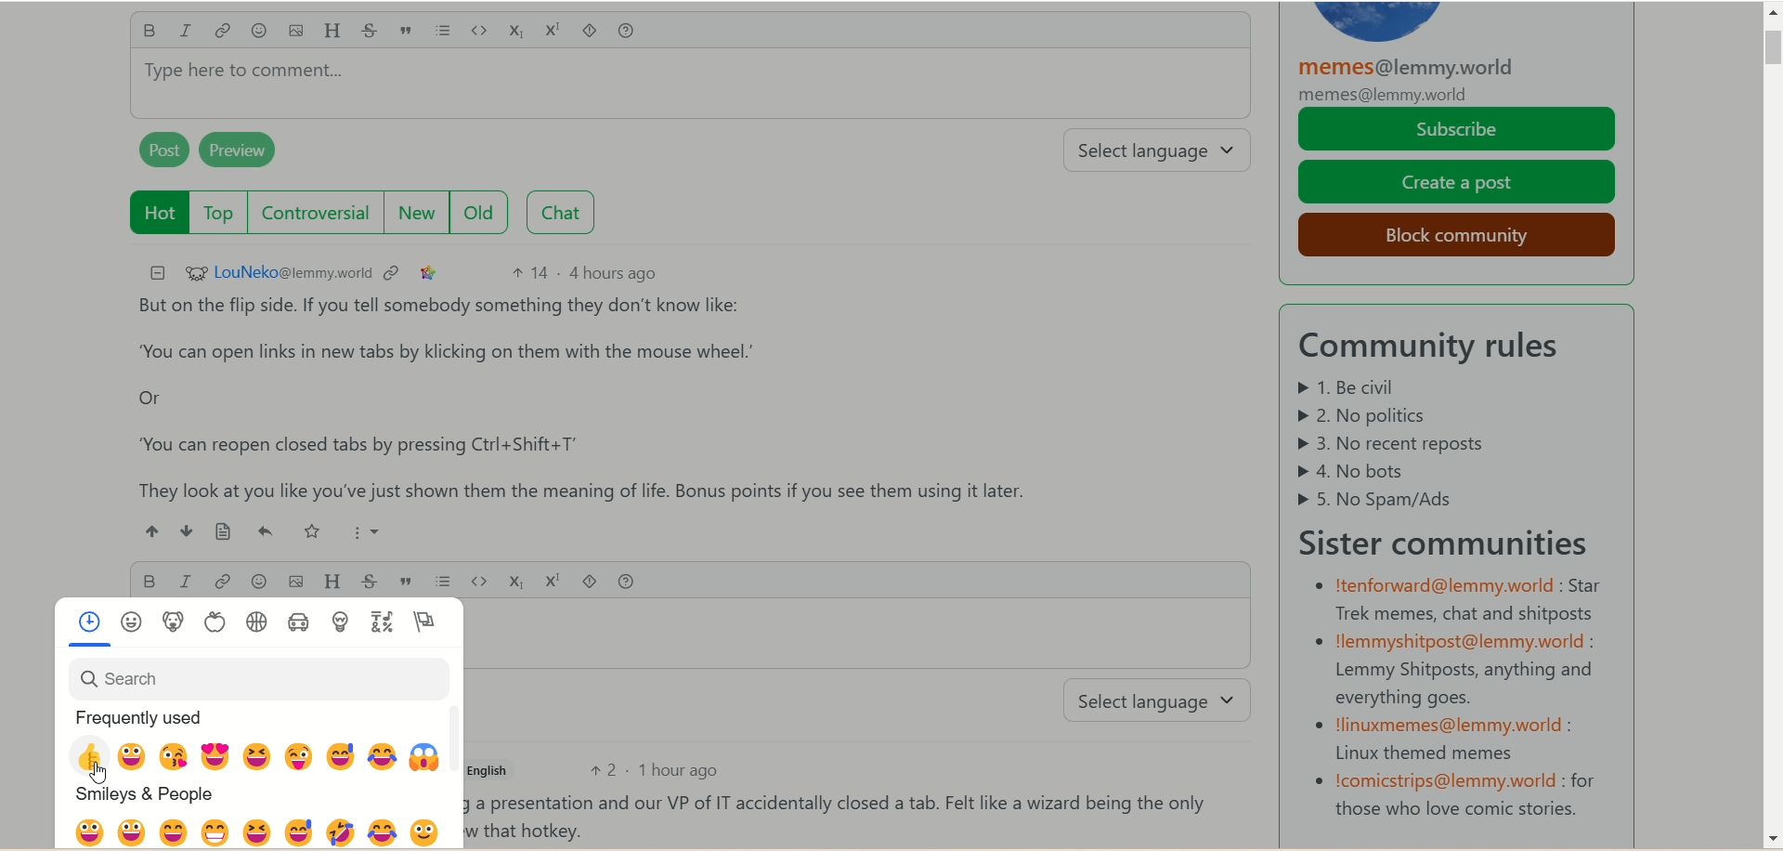 This screenshot has height=851, width=1783. I want to click on code, so click(478, 583).